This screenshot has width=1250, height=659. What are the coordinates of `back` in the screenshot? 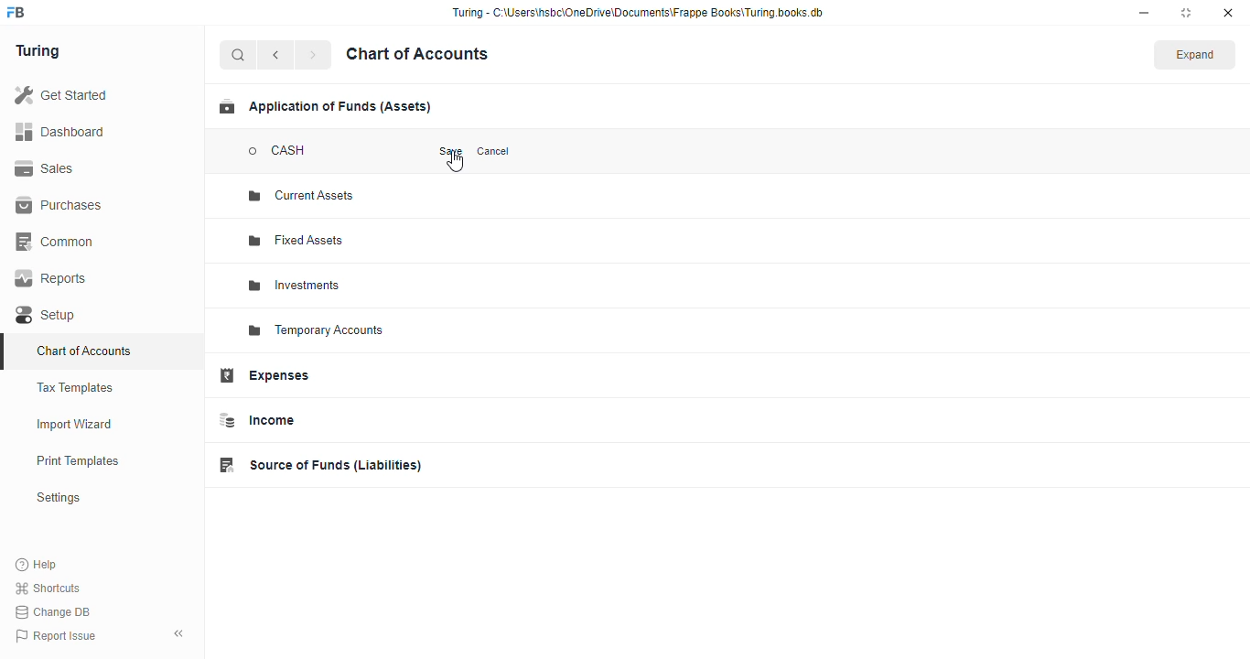 It's located at (275, 55).